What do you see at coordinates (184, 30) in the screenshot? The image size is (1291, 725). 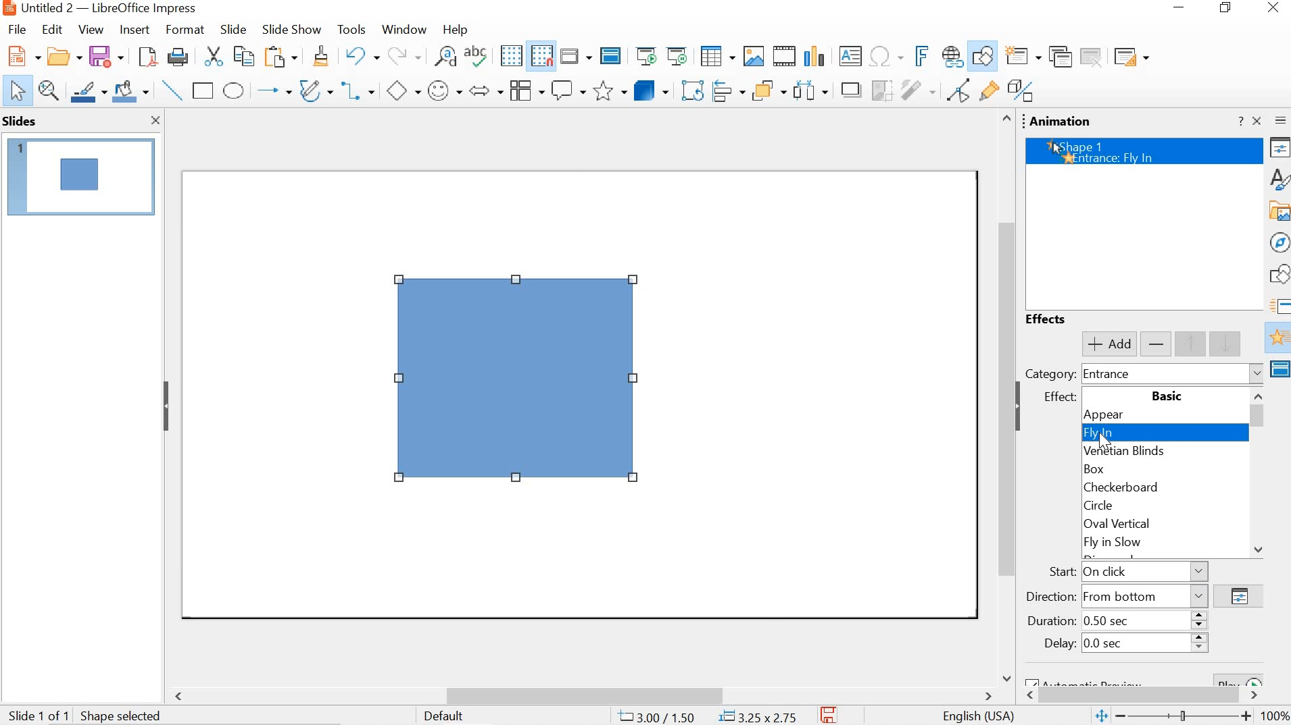 I see `format` at bounding box center [184, 30].